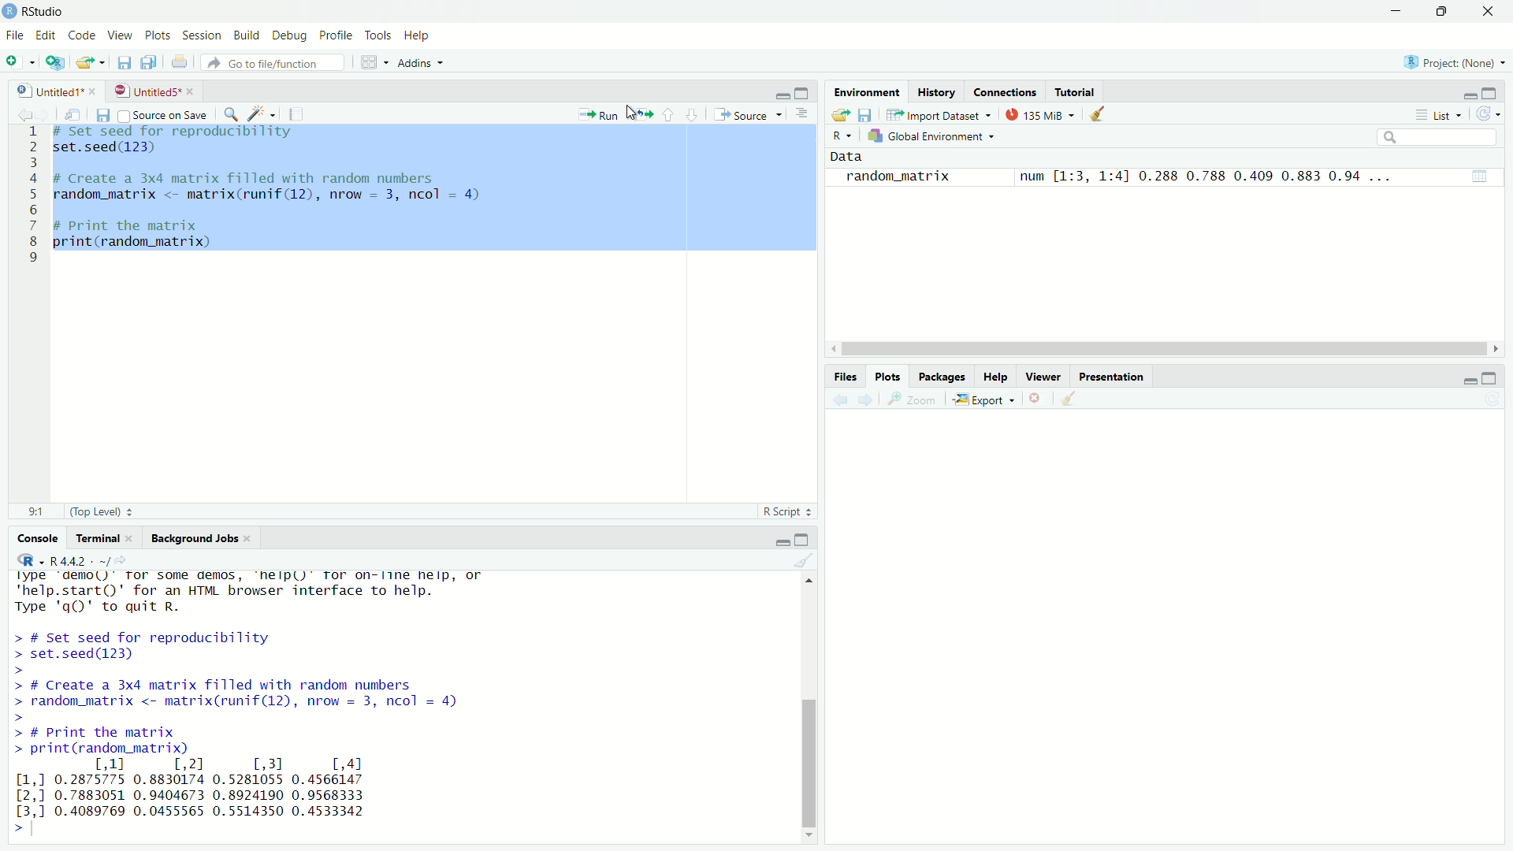  Describe the element at coordinates (935, 116) in the screenshot. I see `import dataset` at that location.